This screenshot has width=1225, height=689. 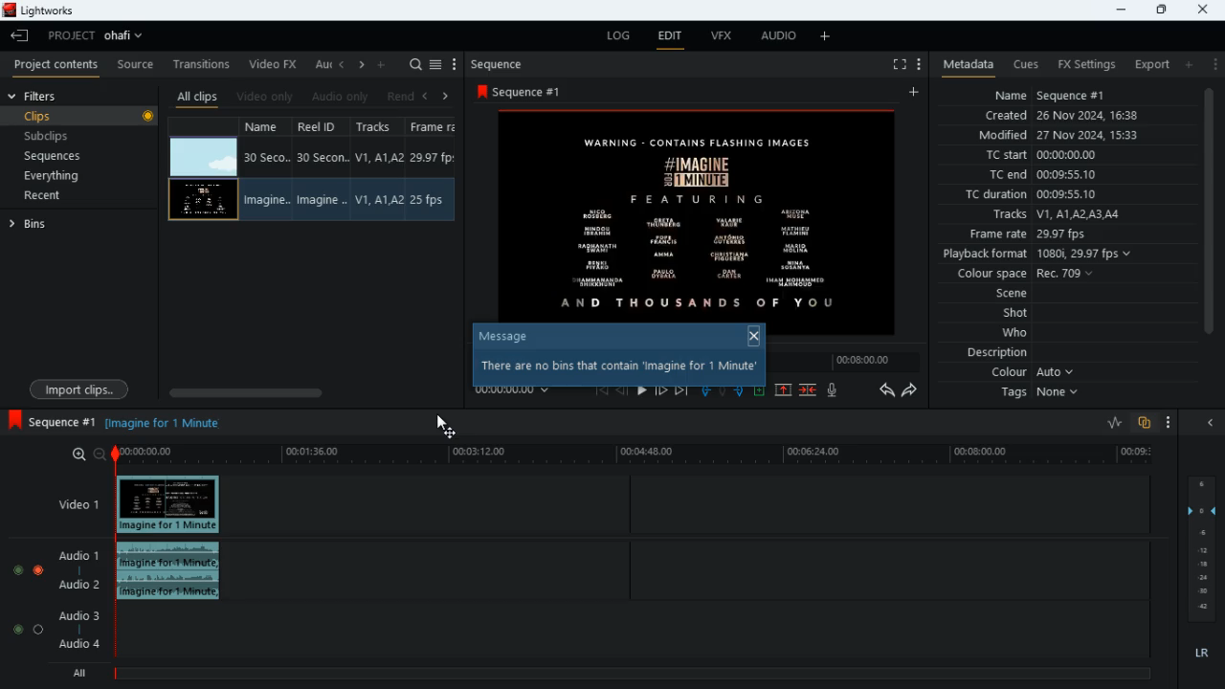 What do you see at coordinates (101, 35) in the screenshot?
I see `project` at bounding box center [101, 35].